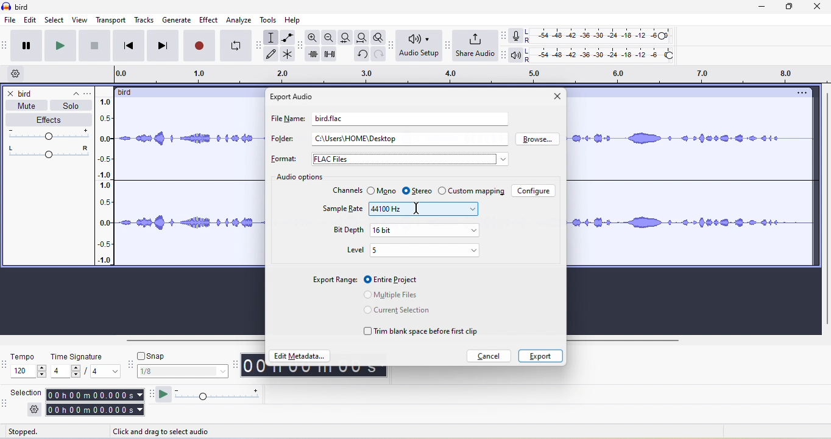  Describe the element at coordinates (289, 55) in the screenshot. I see `multi tool` at that location.